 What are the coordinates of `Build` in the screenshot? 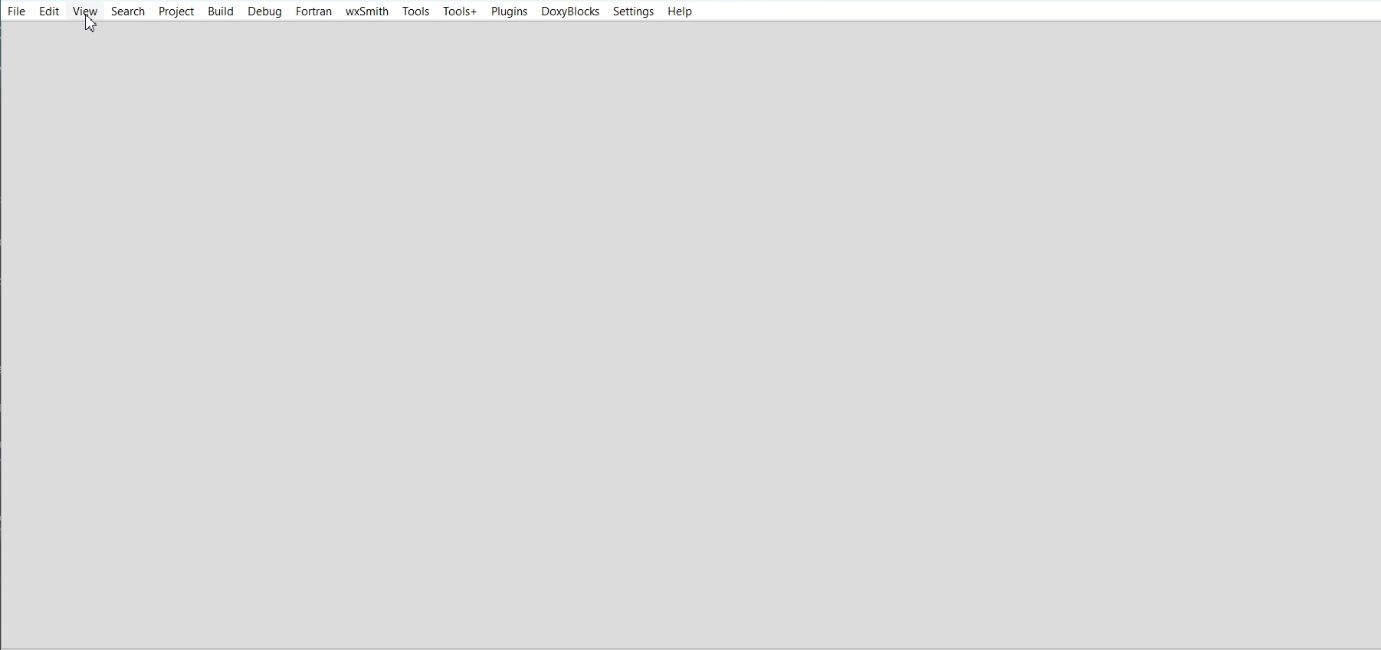 It's located at (220, 11).